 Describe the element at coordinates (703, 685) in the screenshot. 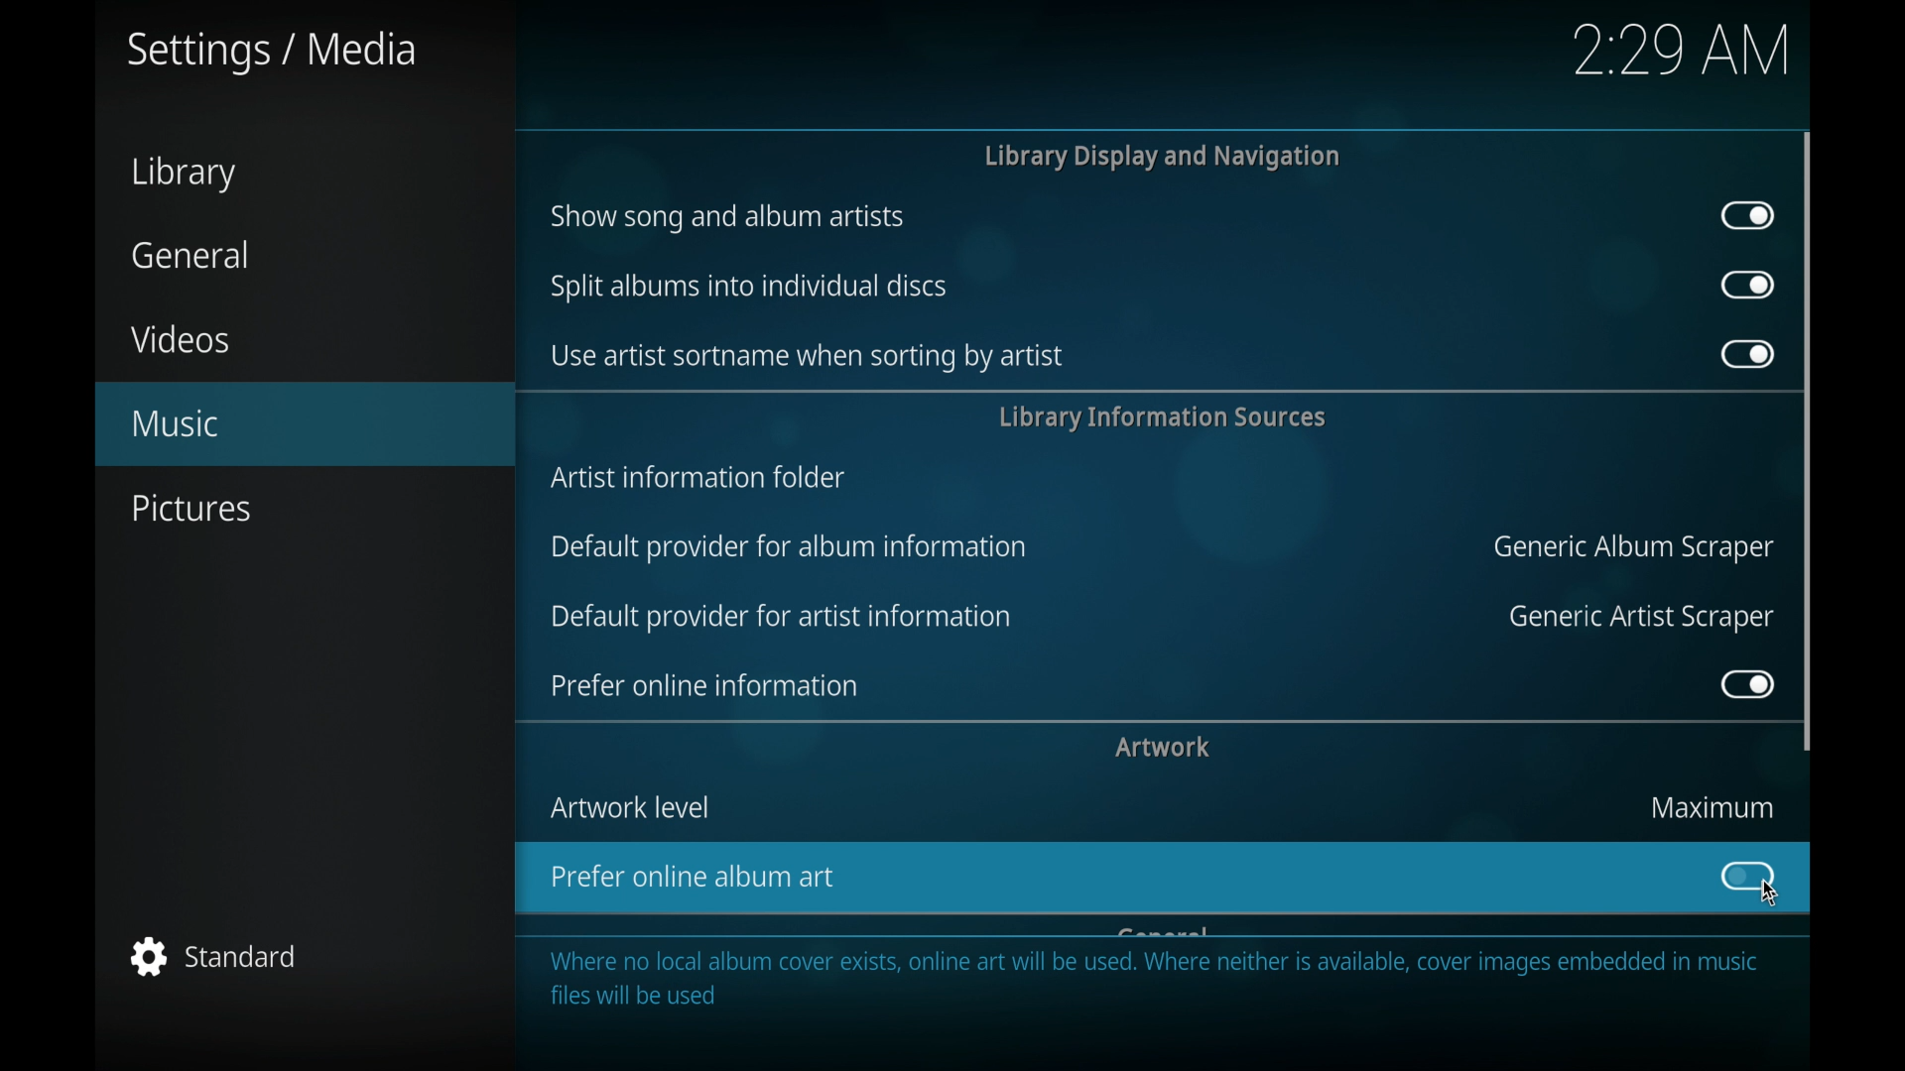

I see `prefer online information` at that location.